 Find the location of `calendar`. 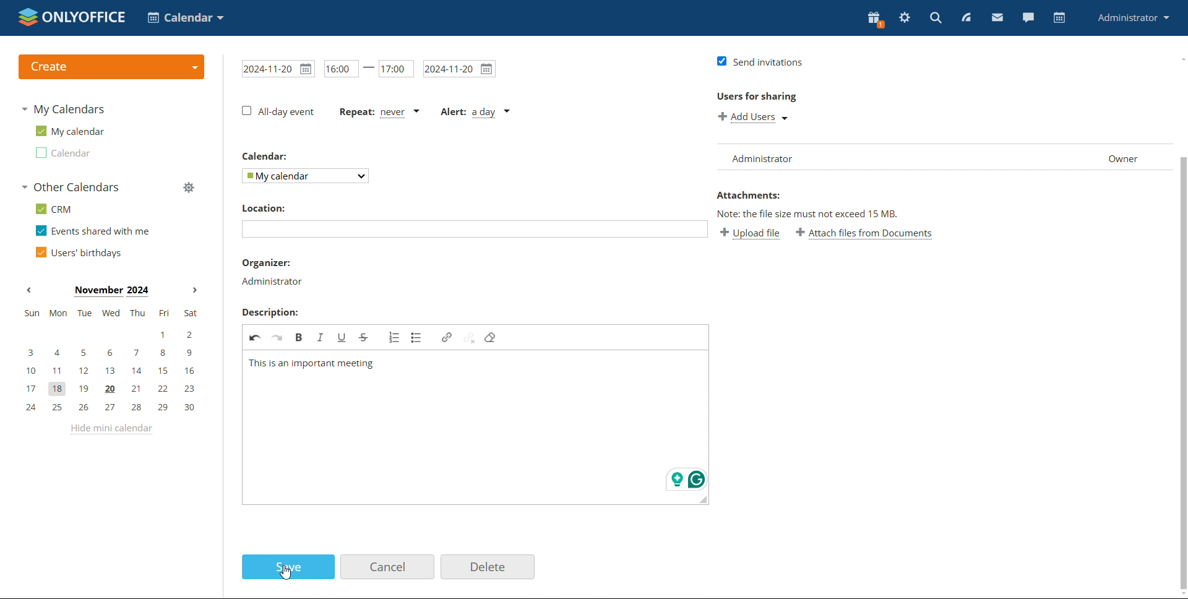

calendar is located at coordinates (1061, 17).